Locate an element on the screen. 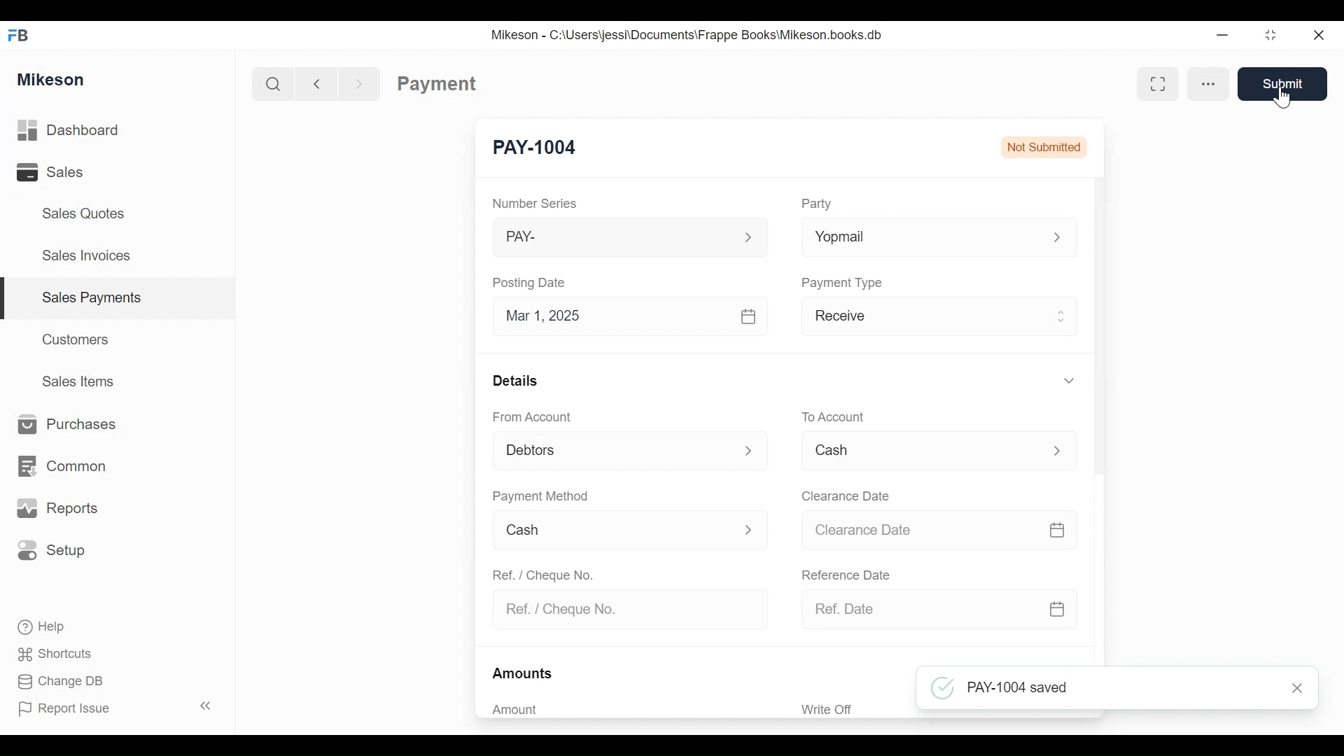 The width and height of the screenshot is (1344, 756). New Entry is located at coordinates (538, 146).